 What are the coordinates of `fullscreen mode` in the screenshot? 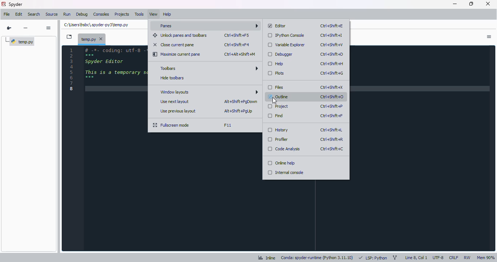 It's located at (171, 125).